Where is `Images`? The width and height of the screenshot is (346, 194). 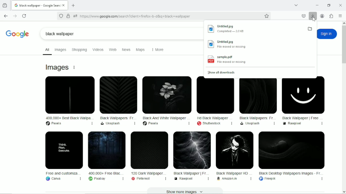
Images is located at coordinates (57, 67).